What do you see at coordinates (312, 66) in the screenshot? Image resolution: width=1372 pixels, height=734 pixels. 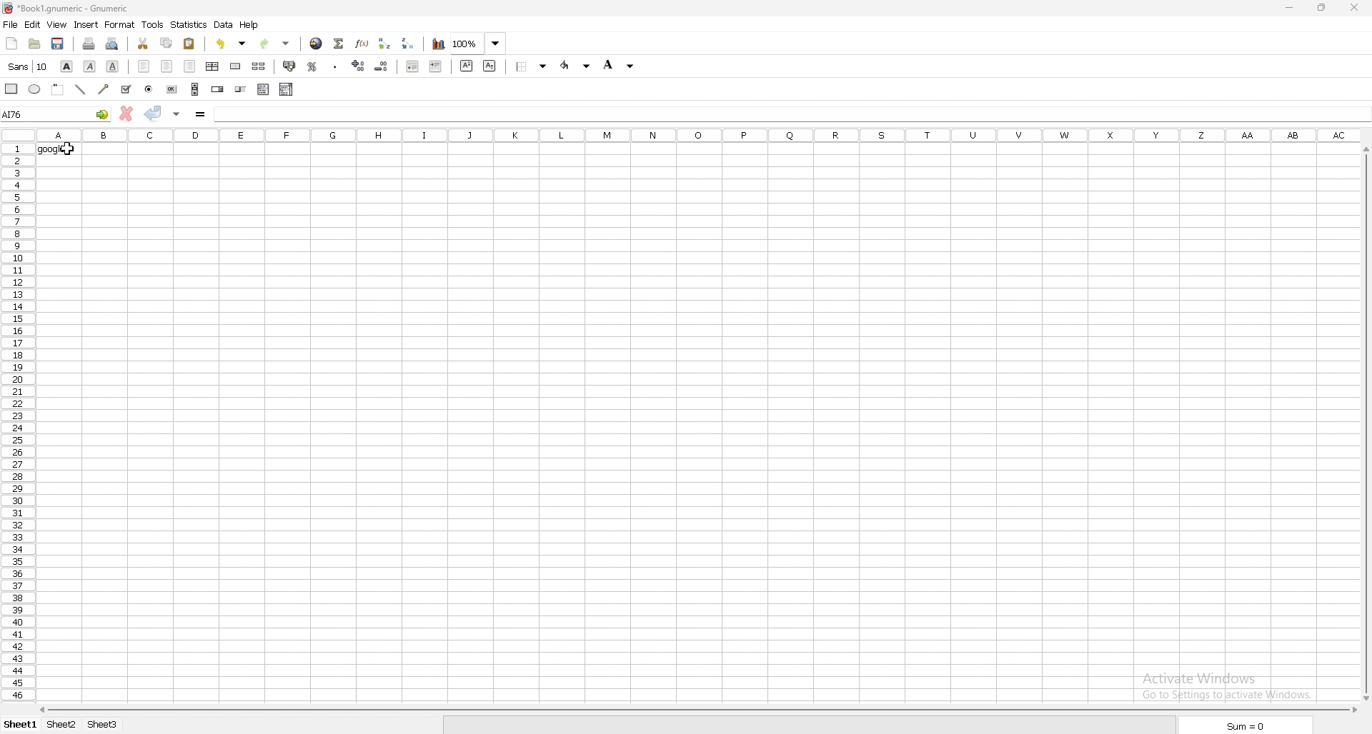 I see `percentage` at bounding box center [312, 66].